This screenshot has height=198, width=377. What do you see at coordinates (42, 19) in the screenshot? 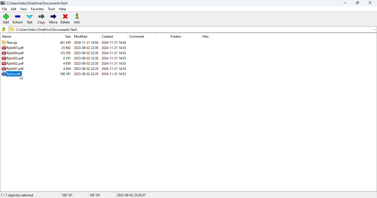
I see `copy` at bounding box center [42, 19].